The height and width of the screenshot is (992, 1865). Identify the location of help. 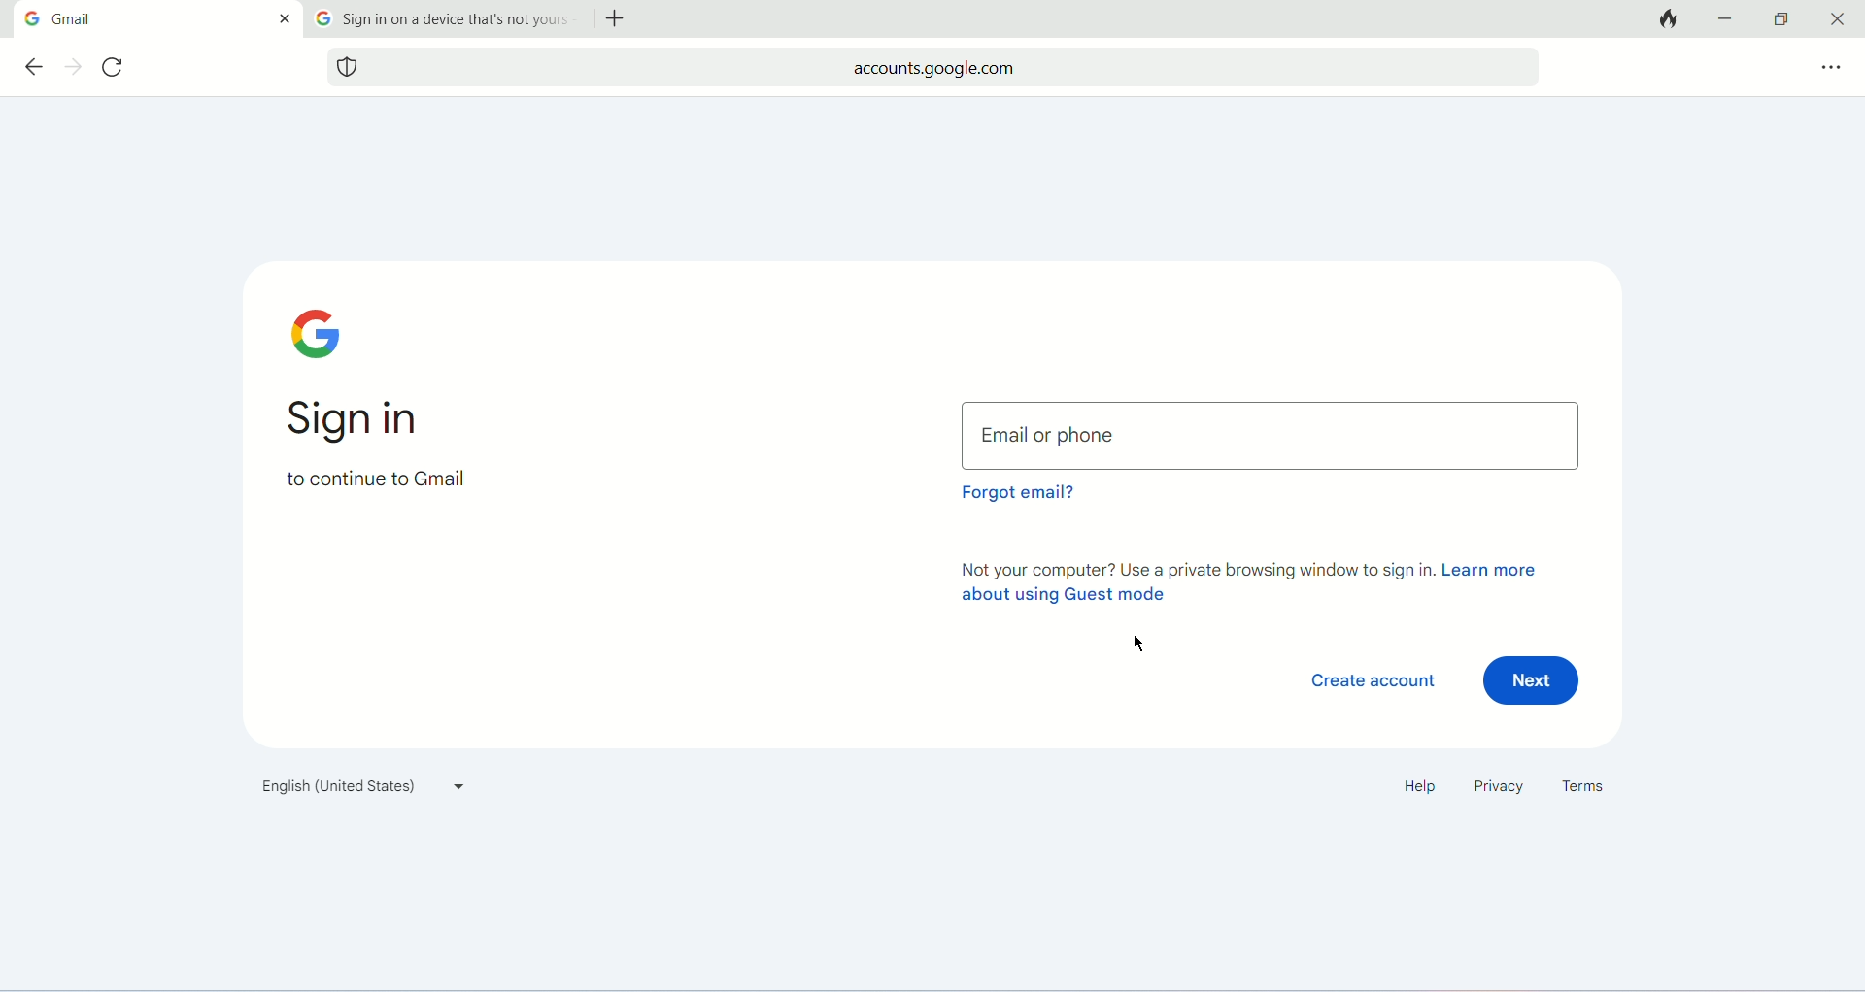
(1414, 787).